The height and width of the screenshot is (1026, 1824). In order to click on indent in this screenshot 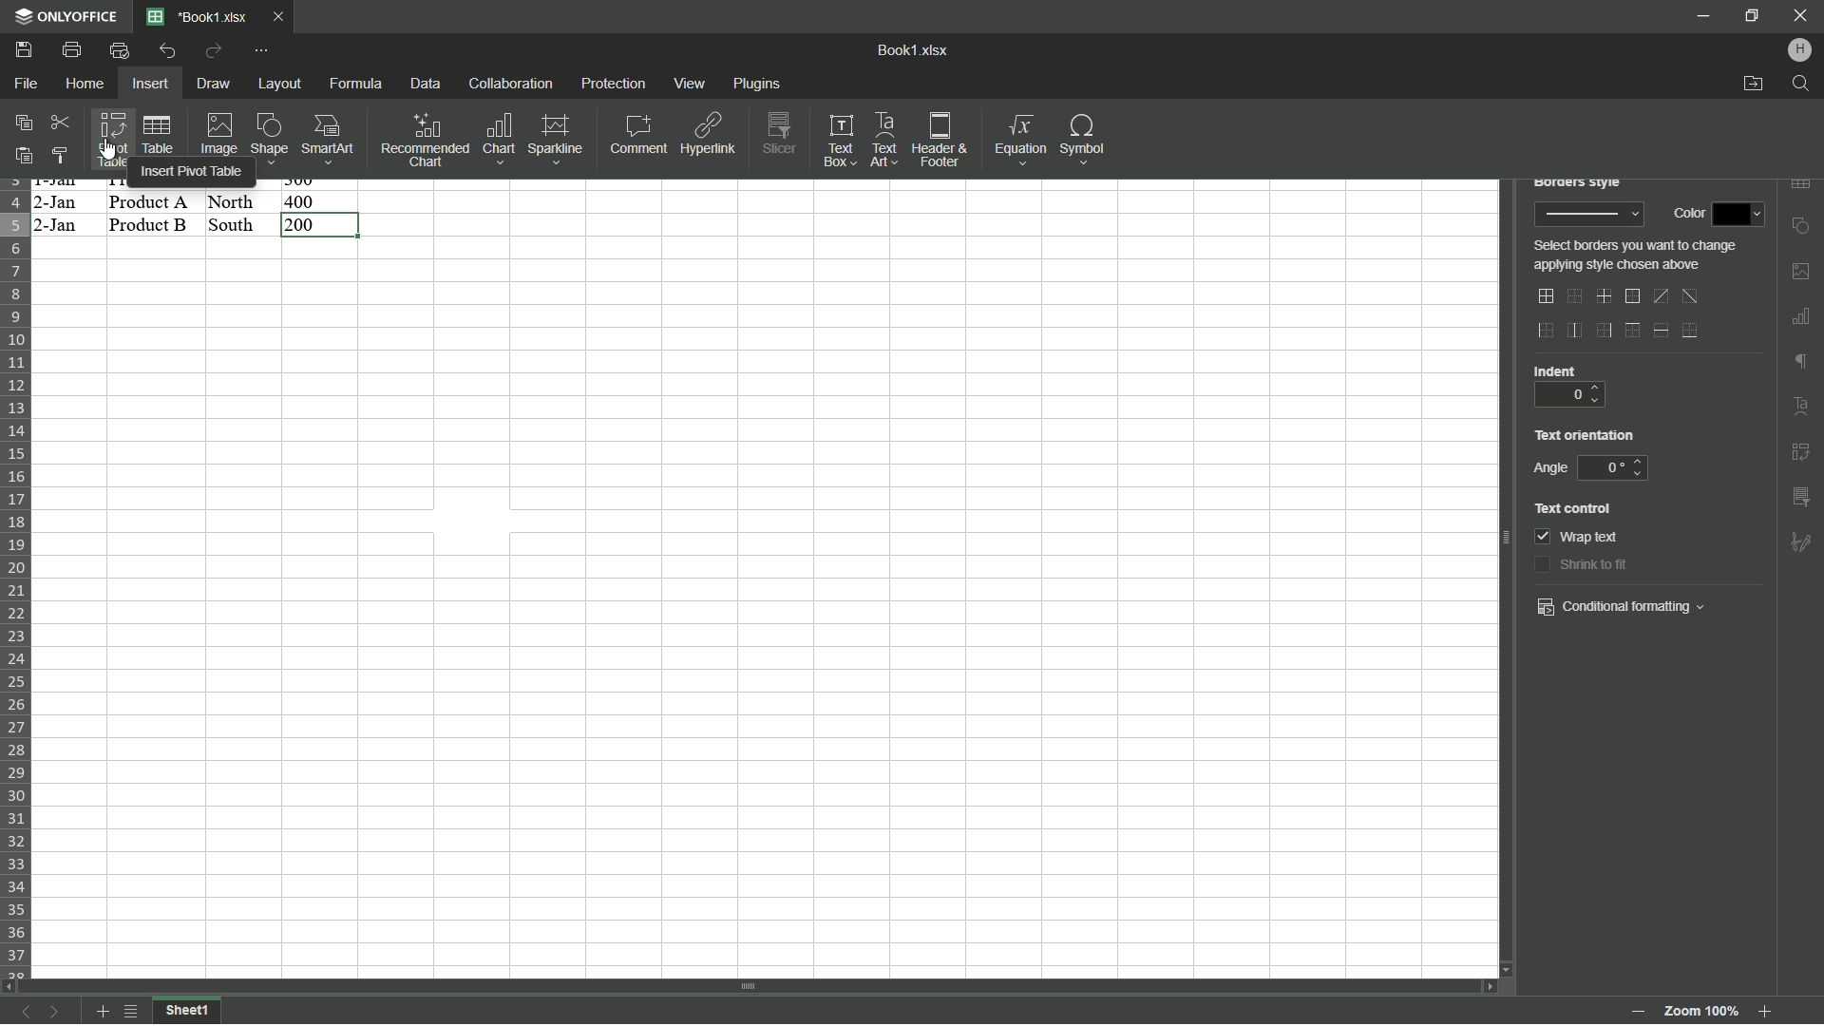, I will do `click(1553, 370)`.